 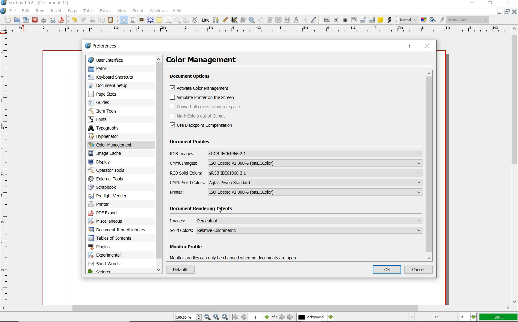 What do you see at coordinates (117, 247) in the screenshot?
I see `plugins` at bounding box center [117, 247].